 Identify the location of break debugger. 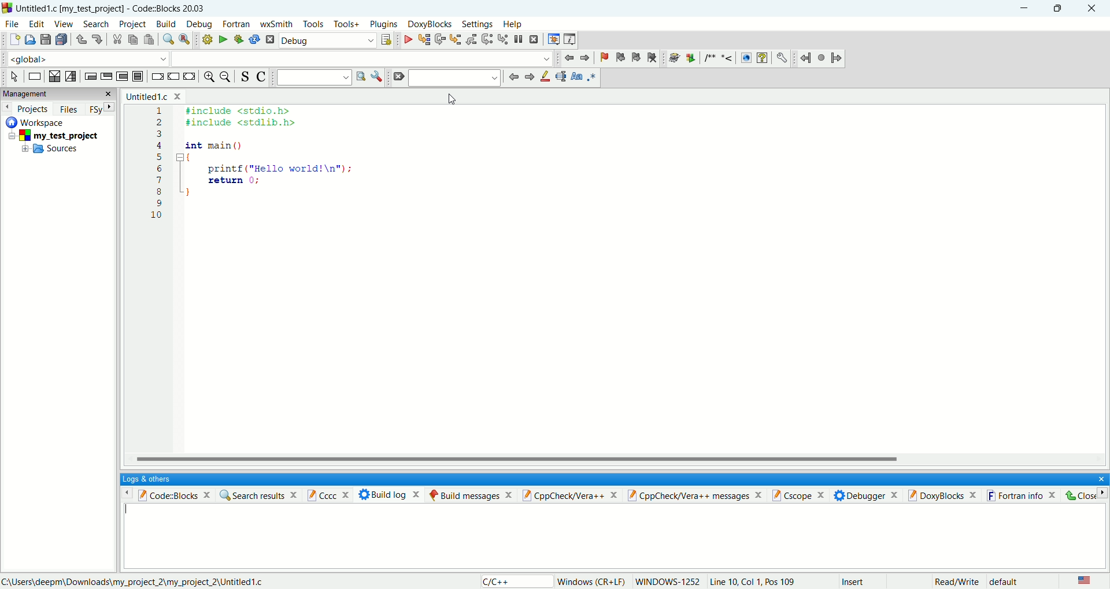
(521, 39).